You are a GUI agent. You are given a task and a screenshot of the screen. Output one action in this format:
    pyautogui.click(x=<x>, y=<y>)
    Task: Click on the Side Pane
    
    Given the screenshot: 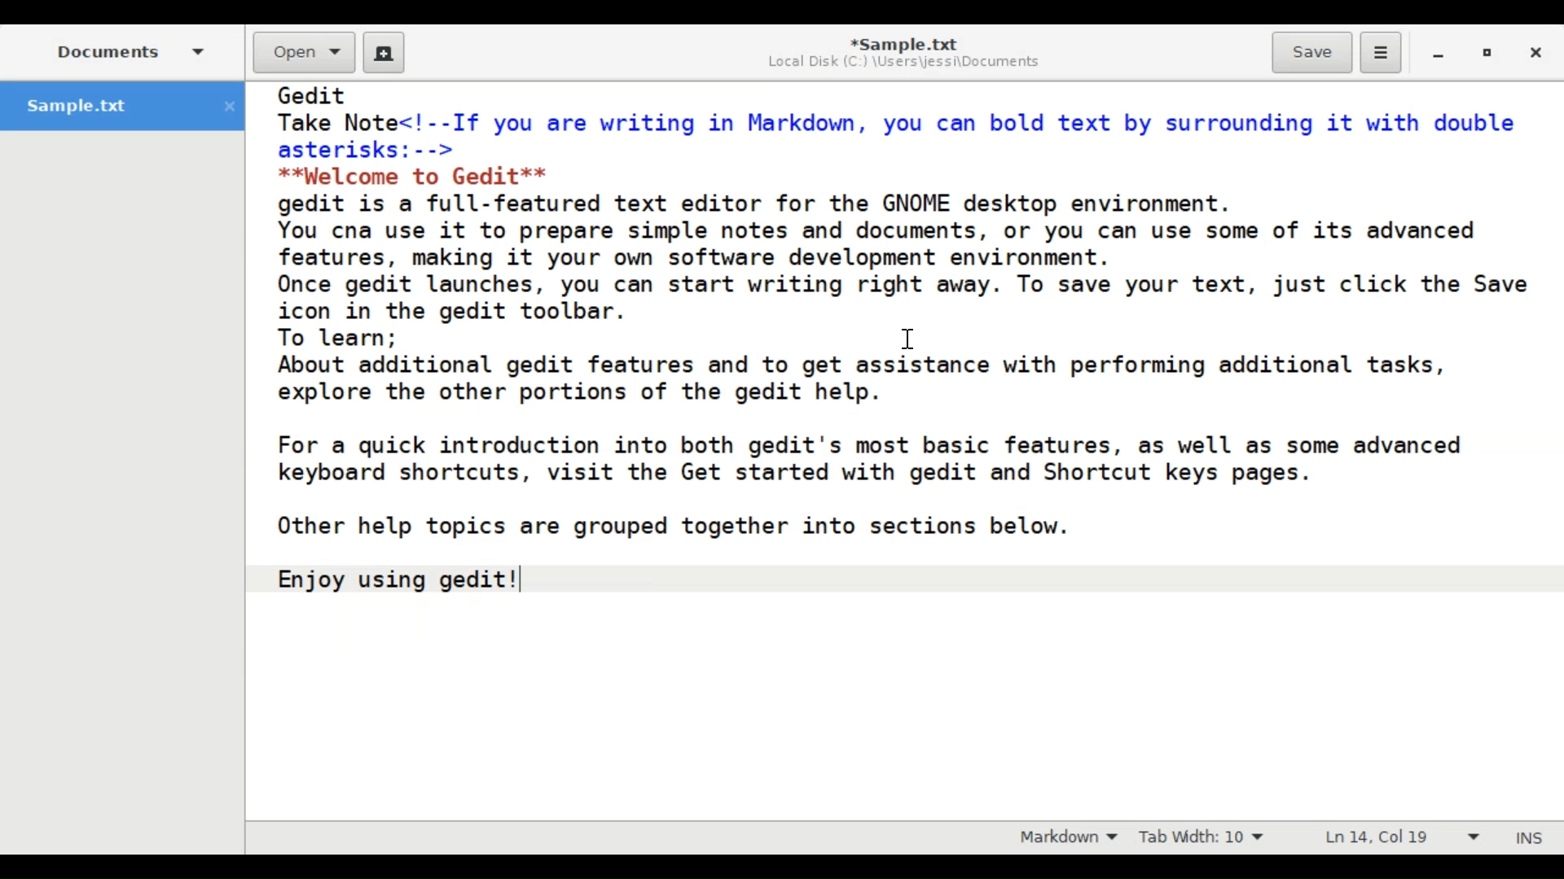 What is the action you would take?
    pyautogui.click(x=130, y=50)
    